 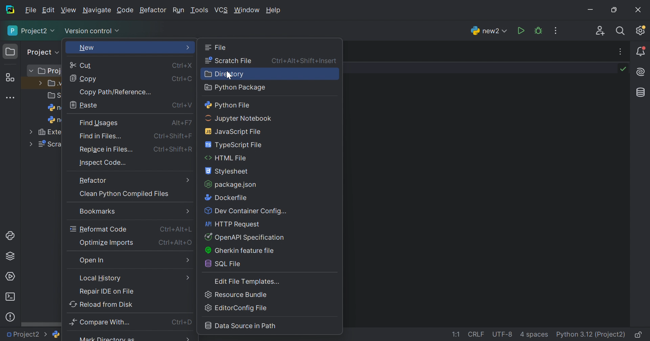 I want to click on Reformat code, so click(x=99, y=229).